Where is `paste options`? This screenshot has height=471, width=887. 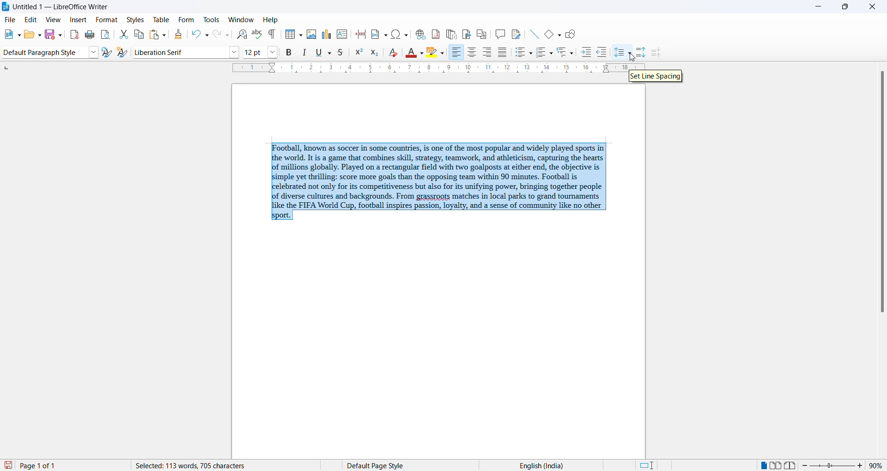 paste options is located at coordinates (165, 34).